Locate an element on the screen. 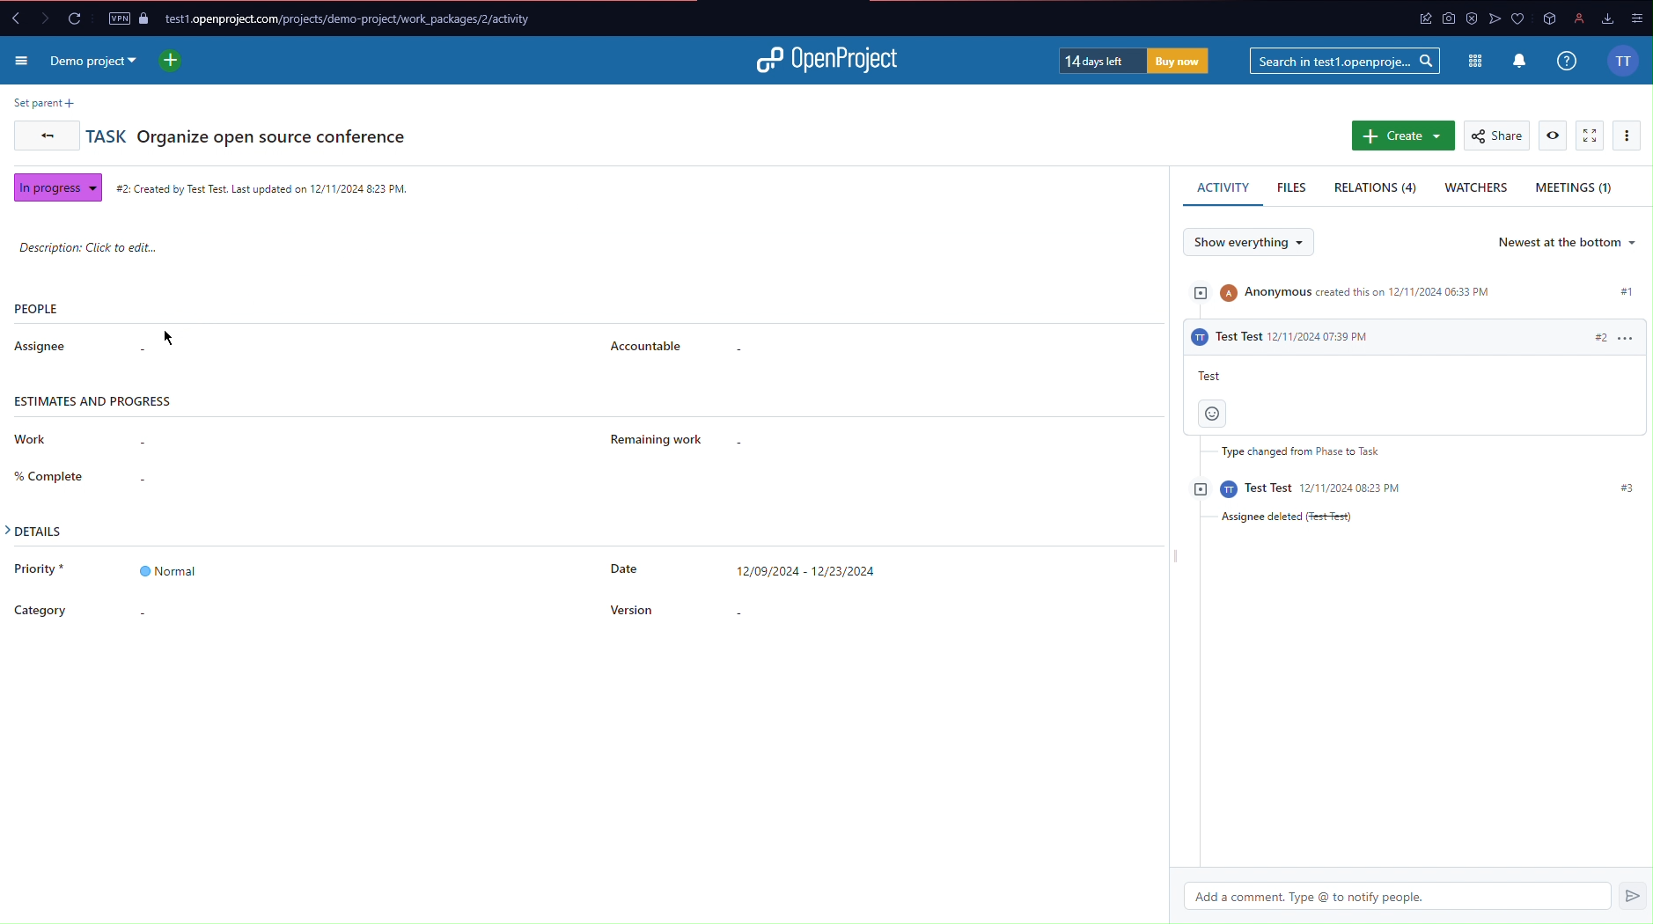 This screenshot has width=1653, height=924. Notifications is located at coordinates (1519, 62).